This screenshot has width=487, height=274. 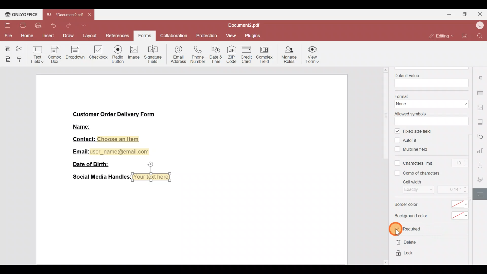 I want to click on Quick print, so click(x=39, y=25).